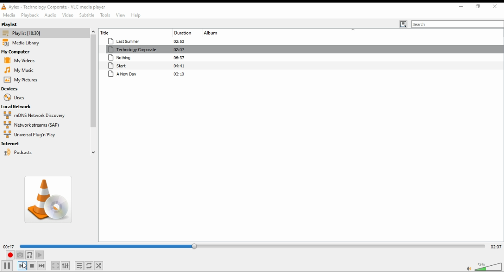 The width and height of the screenshot is (504, 272). What do you see at coordinates (496, 247) in the screenshot?
I see `02:07` at bounding box center [496, 247].